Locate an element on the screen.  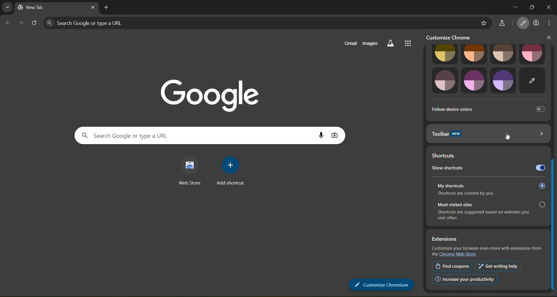
google apps is located at coordinates (410, 43).